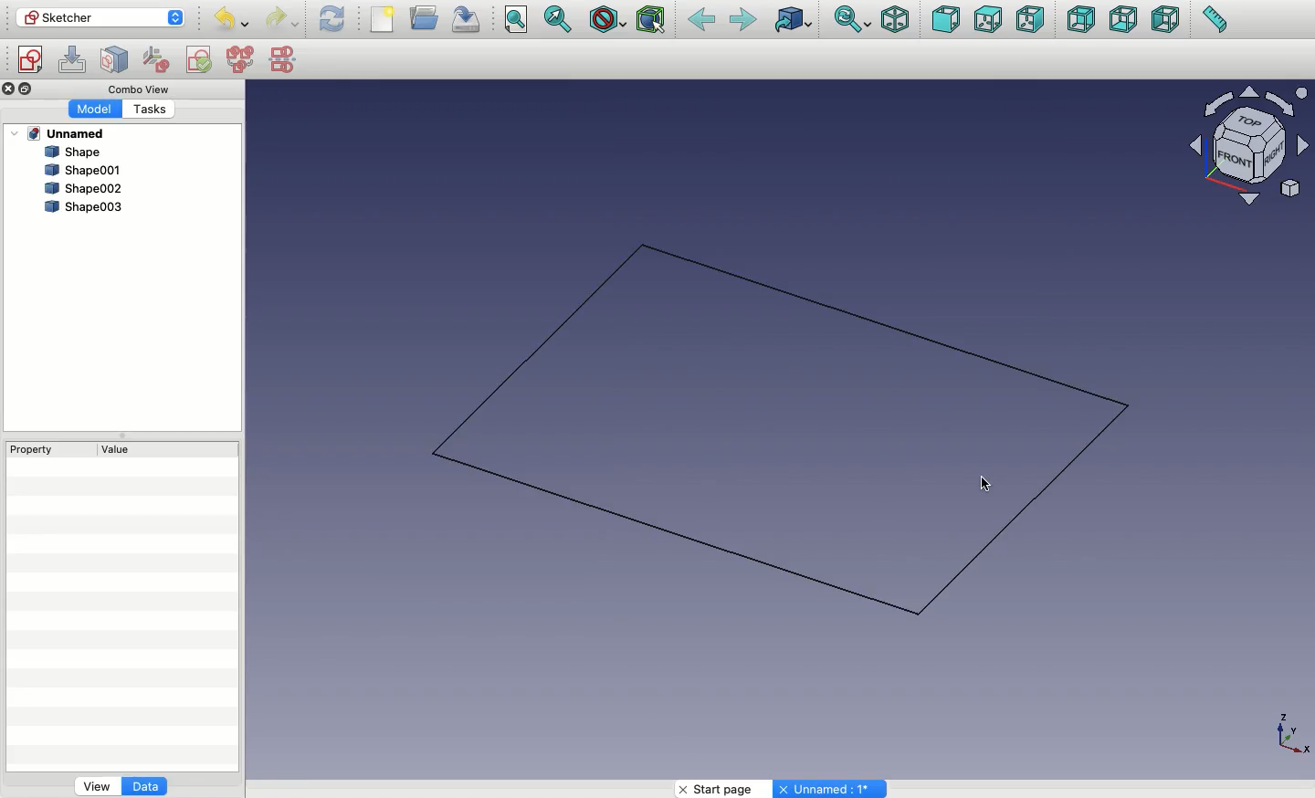 The image size is (1315, 798). What do you see at coordinates (101, 18) in the screenshot?
I see `Workbench` at bounding box center [101, 18].